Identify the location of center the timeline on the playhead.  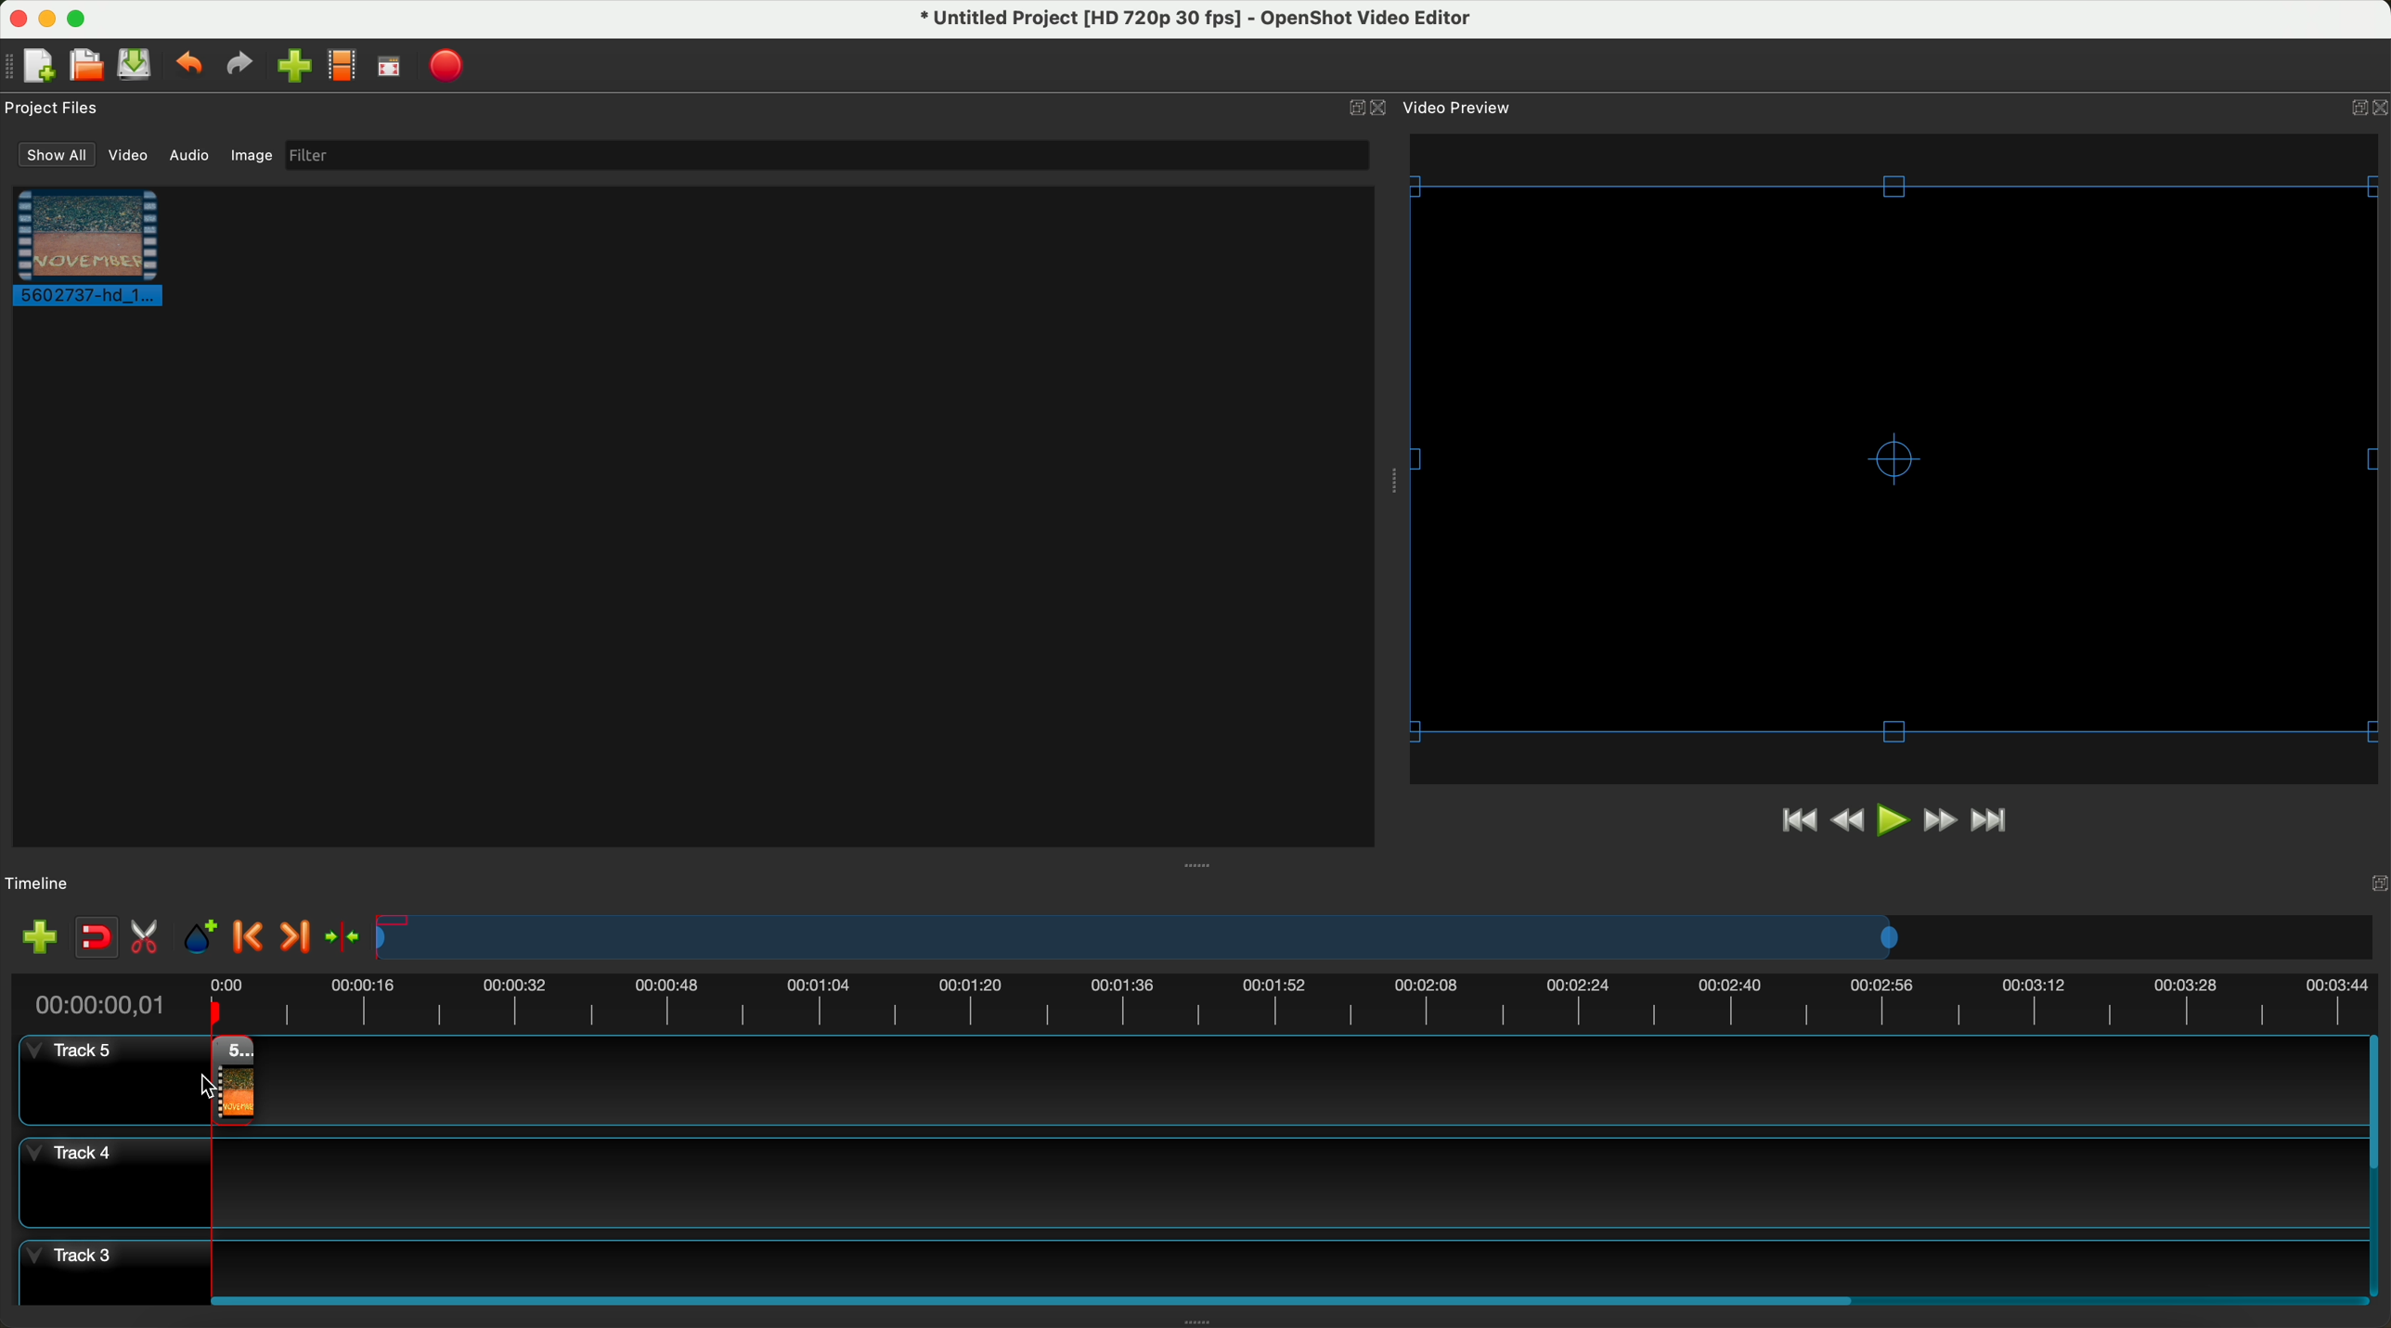
(354, 937).